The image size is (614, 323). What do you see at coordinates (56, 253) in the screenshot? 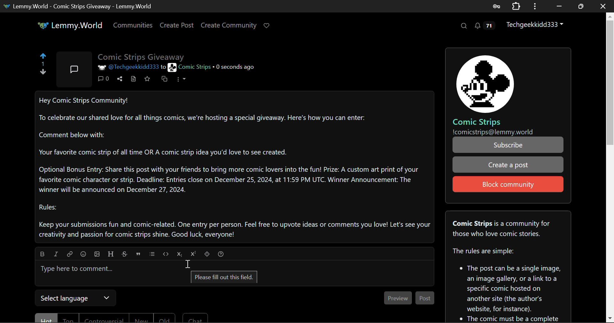
I see `link` at bounding box center [56, 253].